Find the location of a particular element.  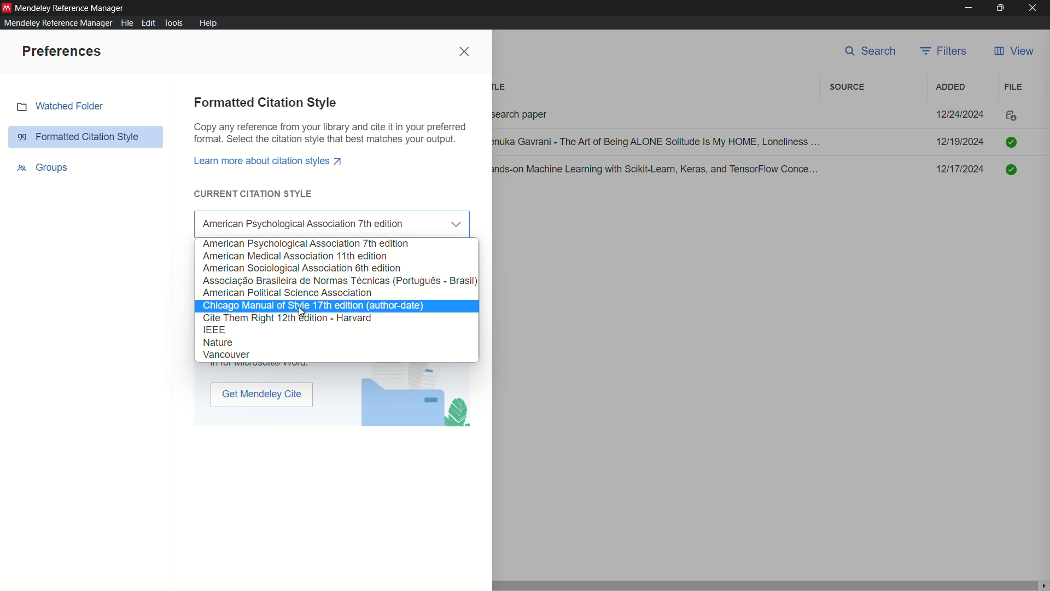

current citation style is located at coordinates (255, 194).